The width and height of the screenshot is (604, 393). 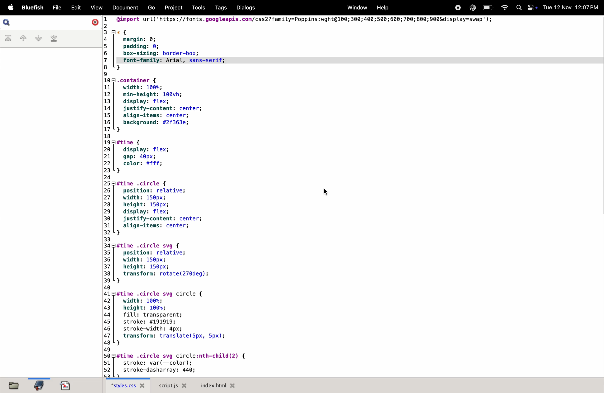 I want to click on previous bookmark, so click(x=20, y=38).